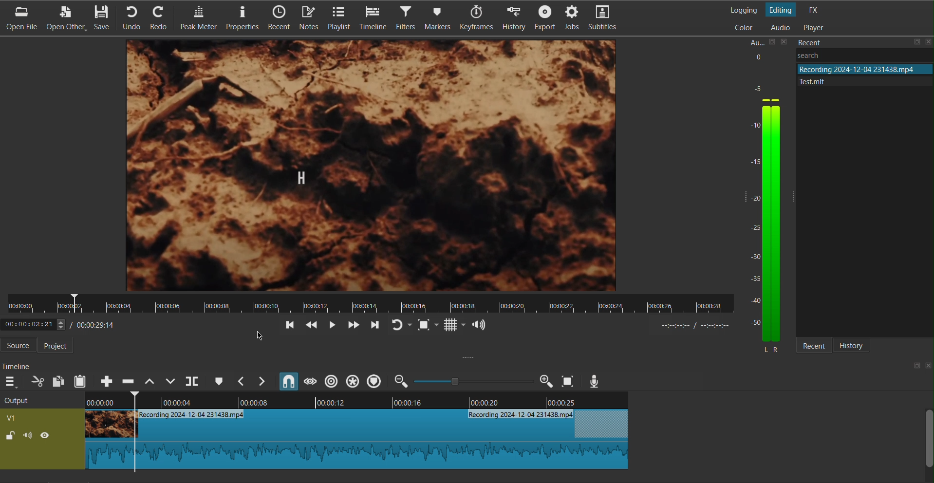  What do you see at coordinates (785, 41) in the screenshot?
I see `close` at bounding box center [785, 41].